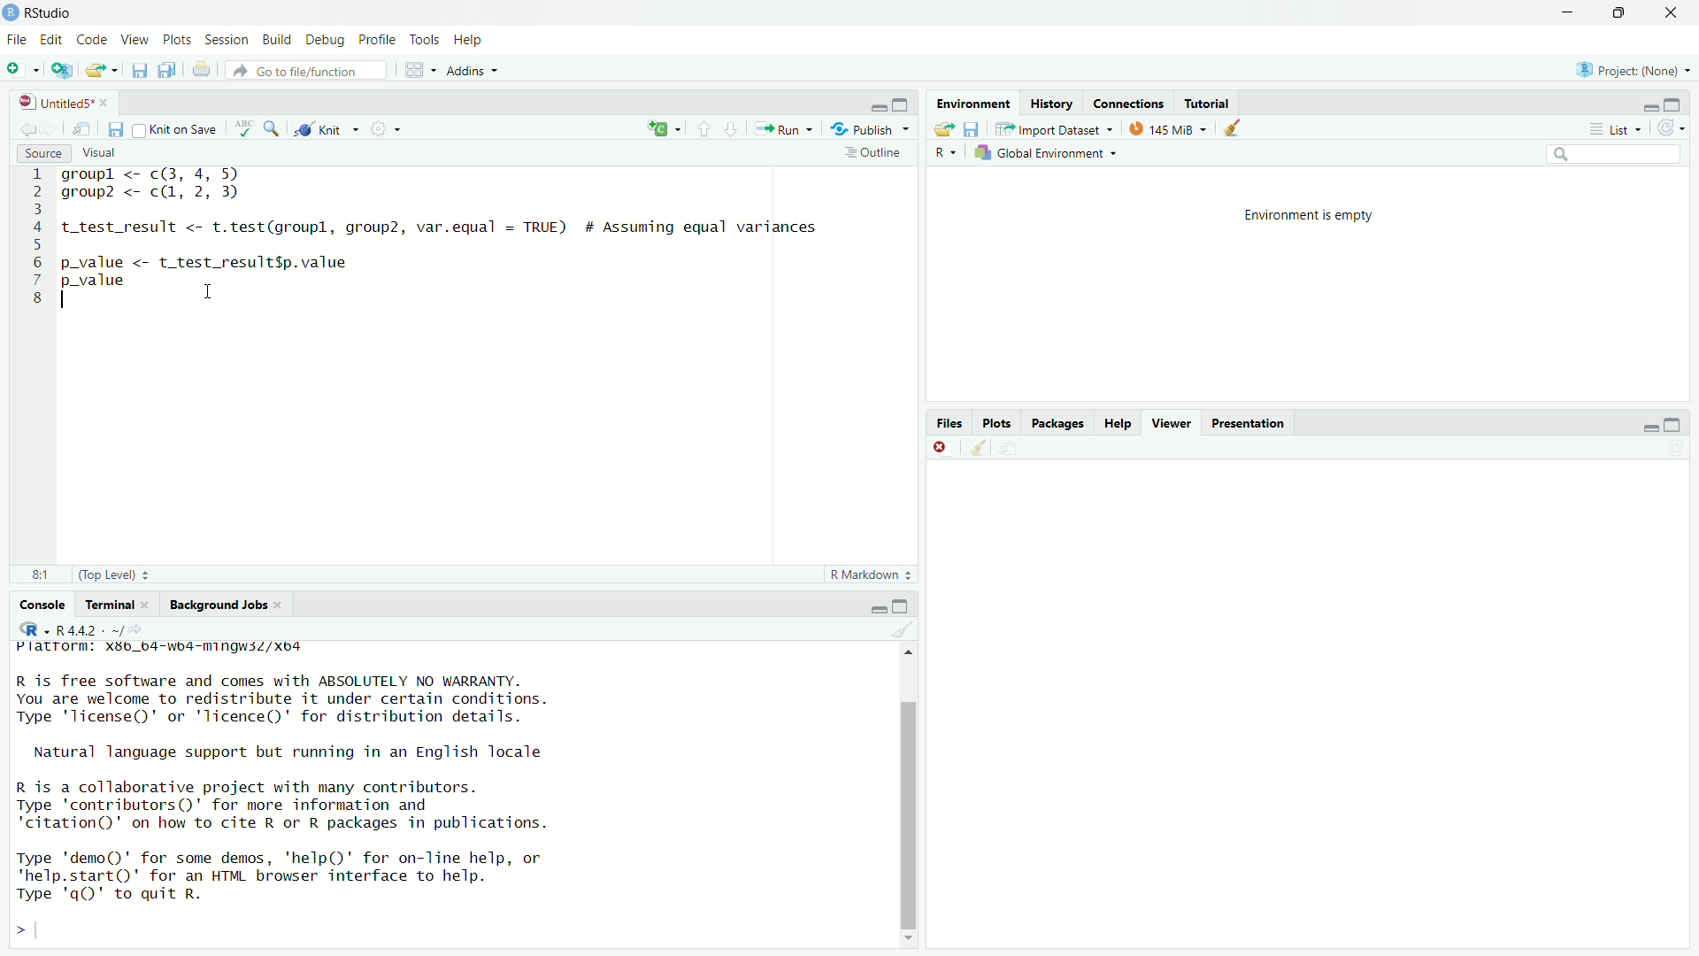 Image resolution: width=1699 pixels, height=956 pixels. I want to click on cursor, so click(71, 299).